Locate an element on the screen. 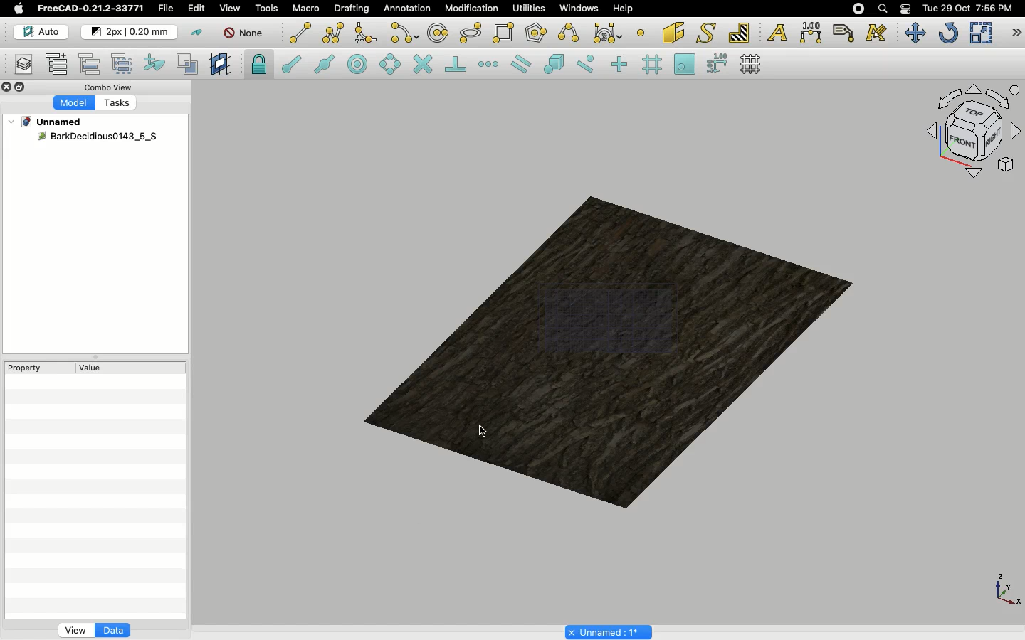  Drop down is located at coordinates (12, 122).